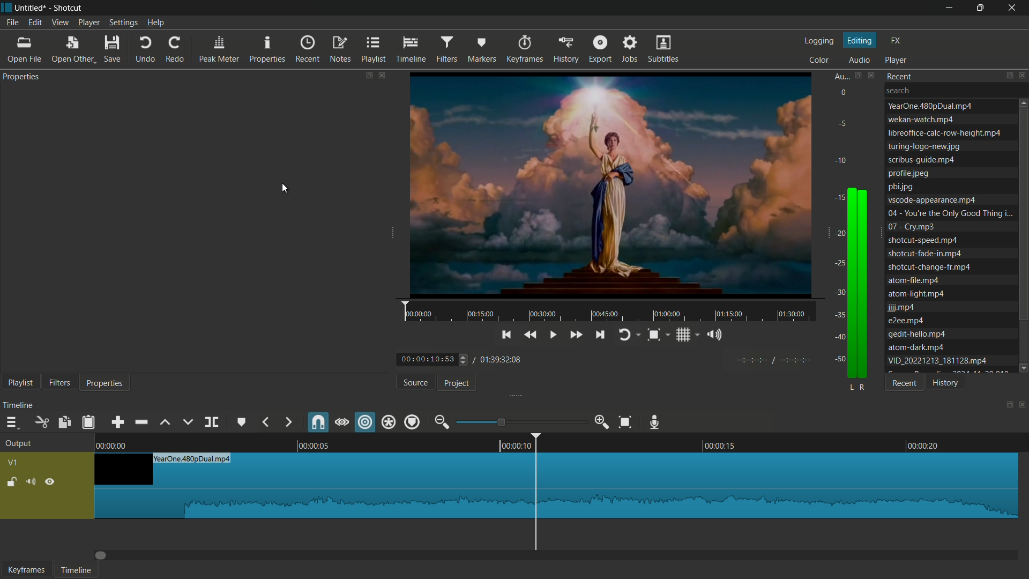 This screenshot has width=1029, height=579. I want to click on file-12, so click(925, 254).